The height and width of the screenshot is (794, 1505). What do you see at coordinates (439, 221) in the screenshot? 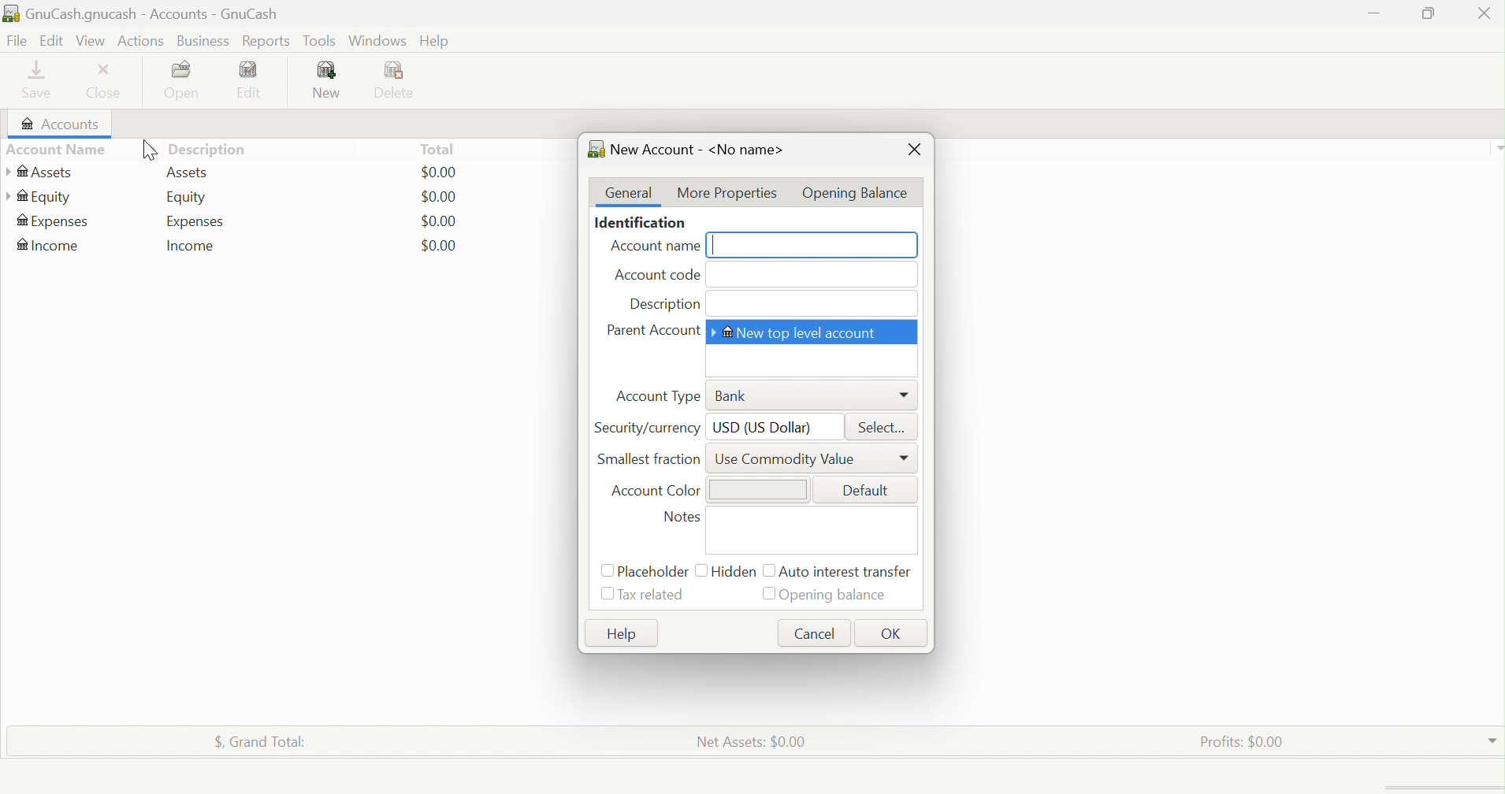
I see `$0.00` at bounding box center [439, 221].